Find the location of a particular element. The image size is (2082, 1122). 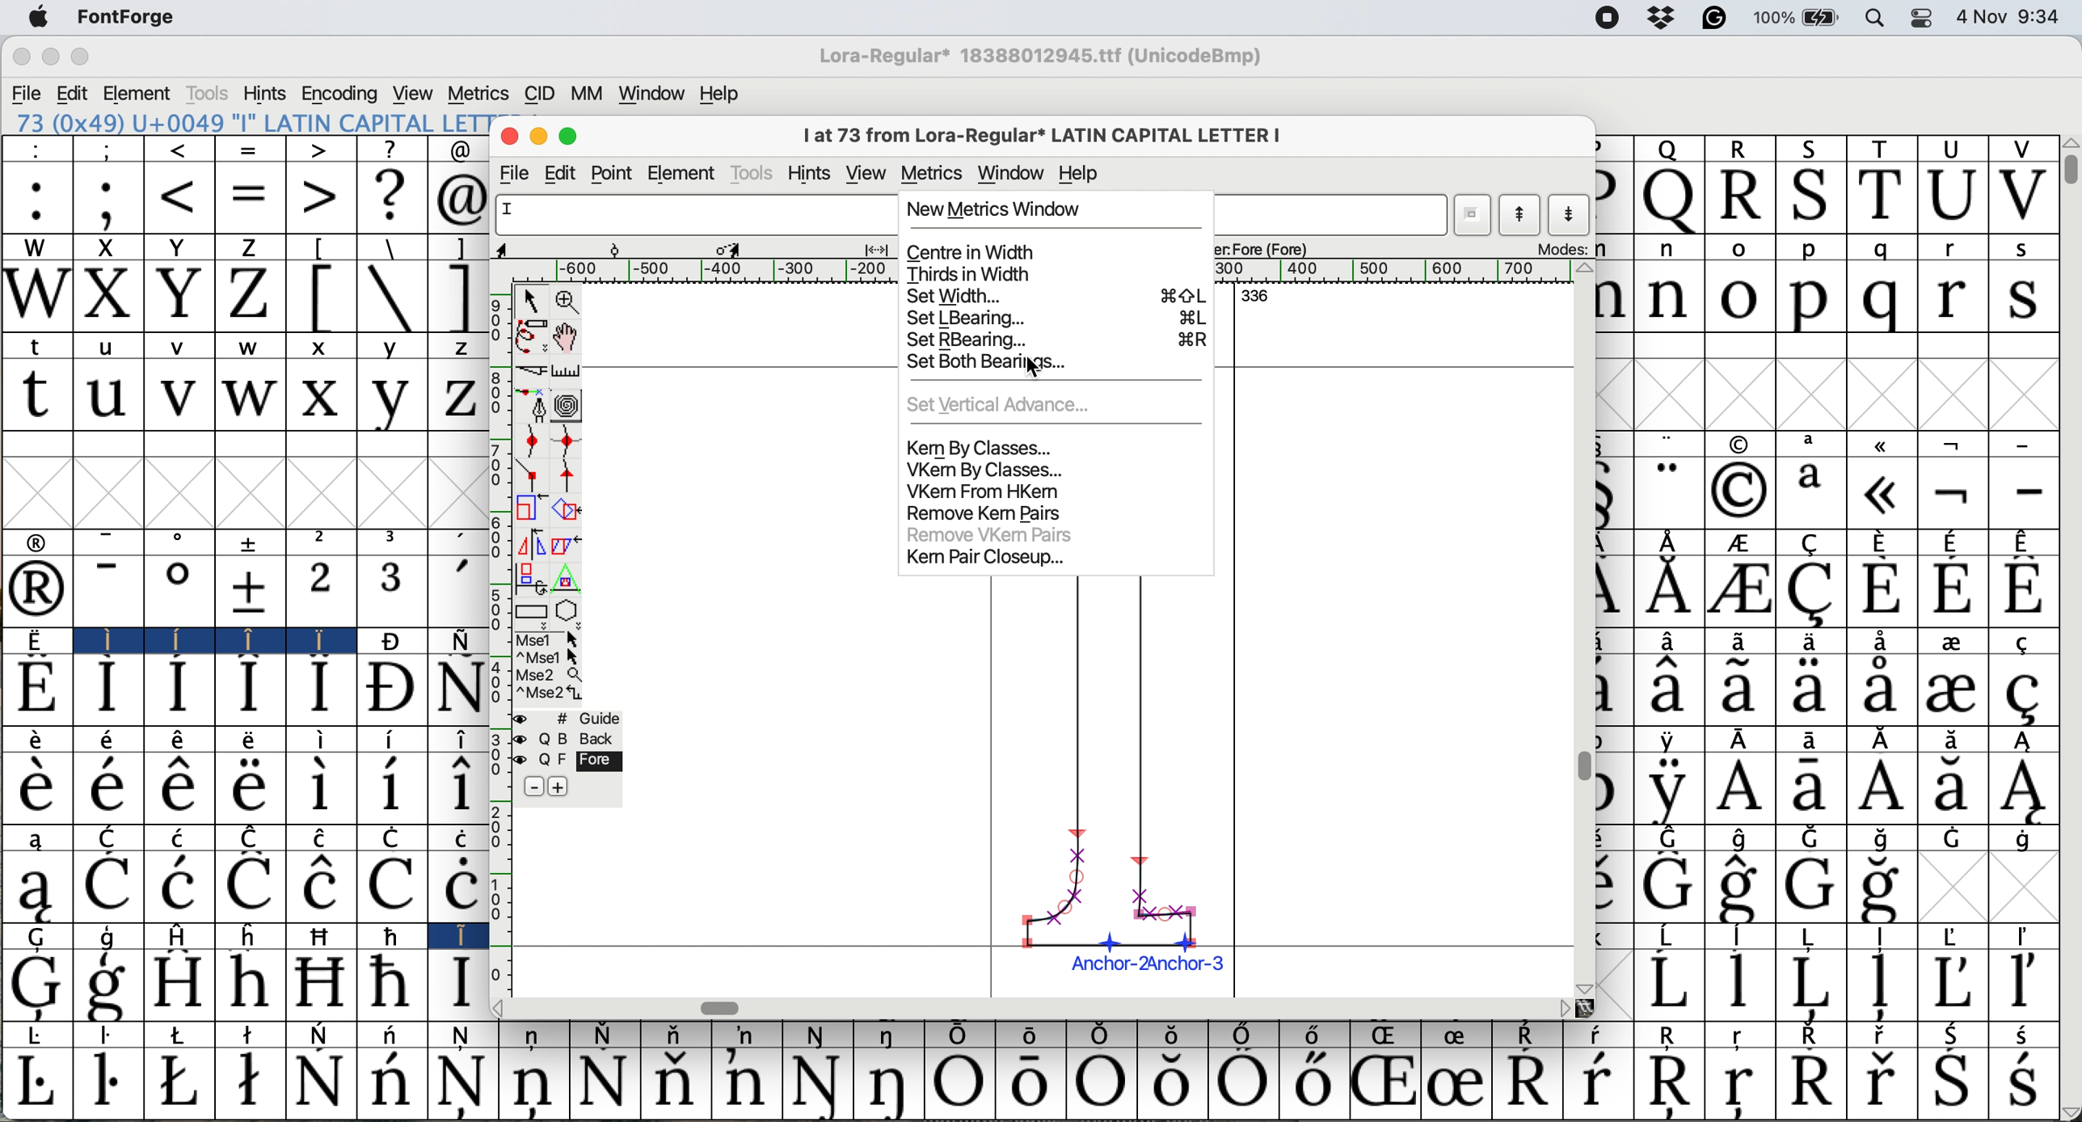

show next letter is located at coordinates (1572, 215).